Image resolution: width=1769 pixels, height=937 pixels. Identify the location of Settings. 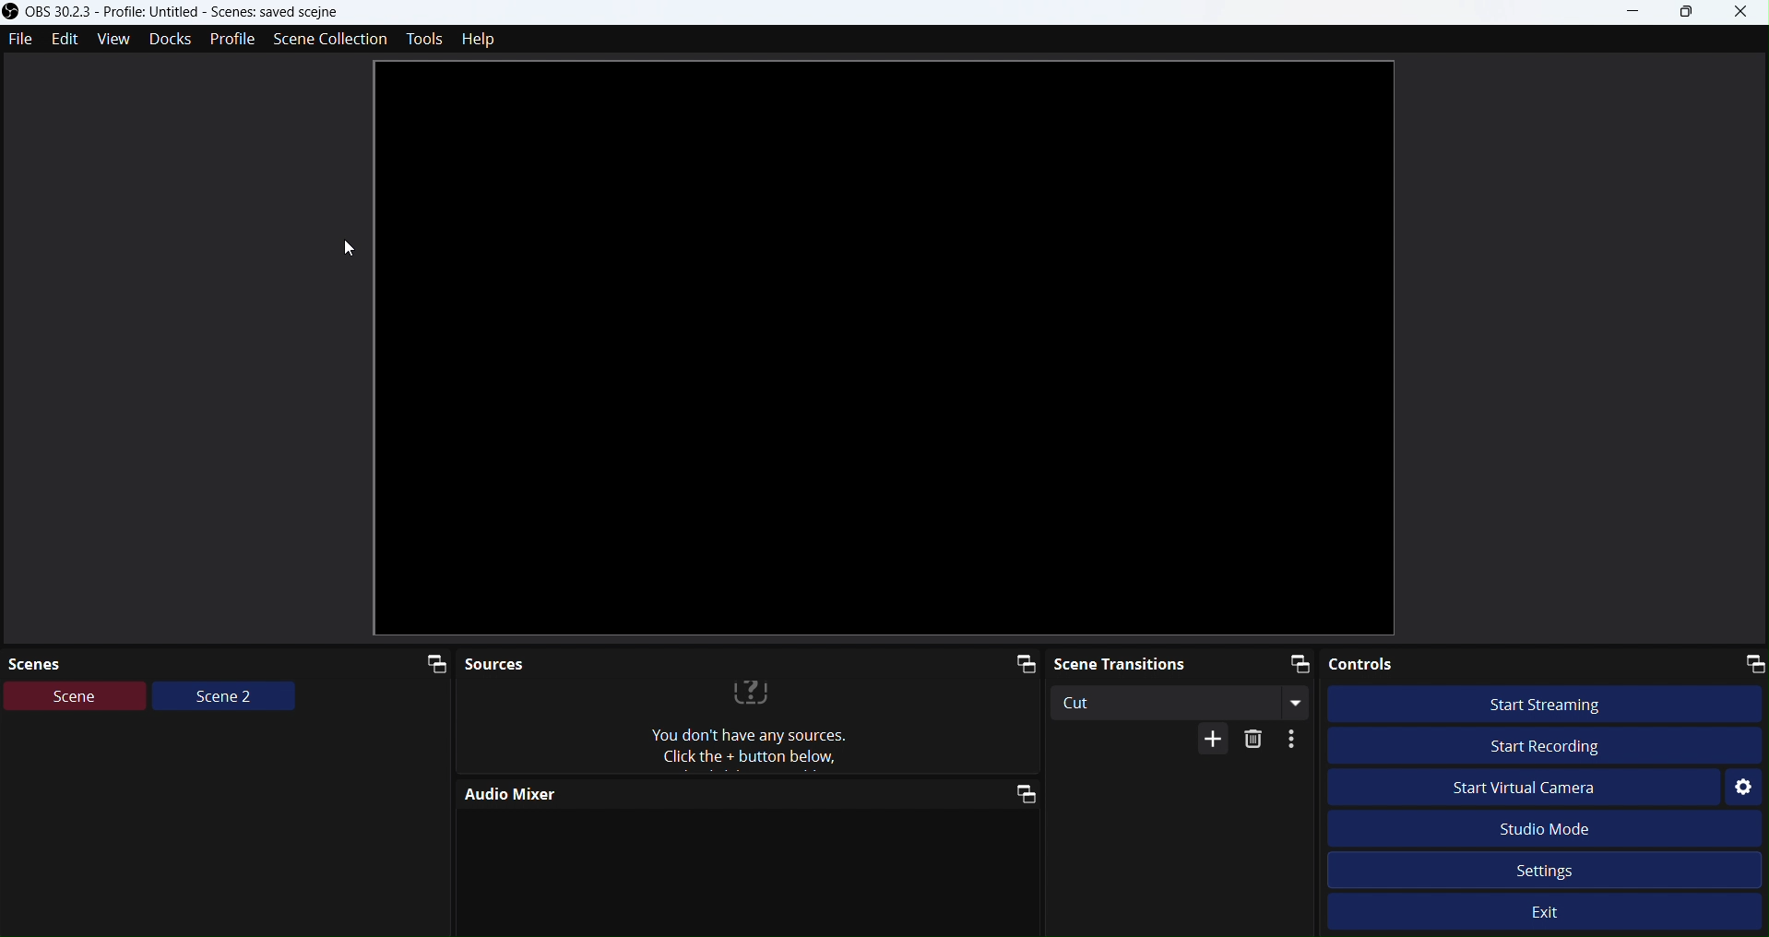
(1743, 789).